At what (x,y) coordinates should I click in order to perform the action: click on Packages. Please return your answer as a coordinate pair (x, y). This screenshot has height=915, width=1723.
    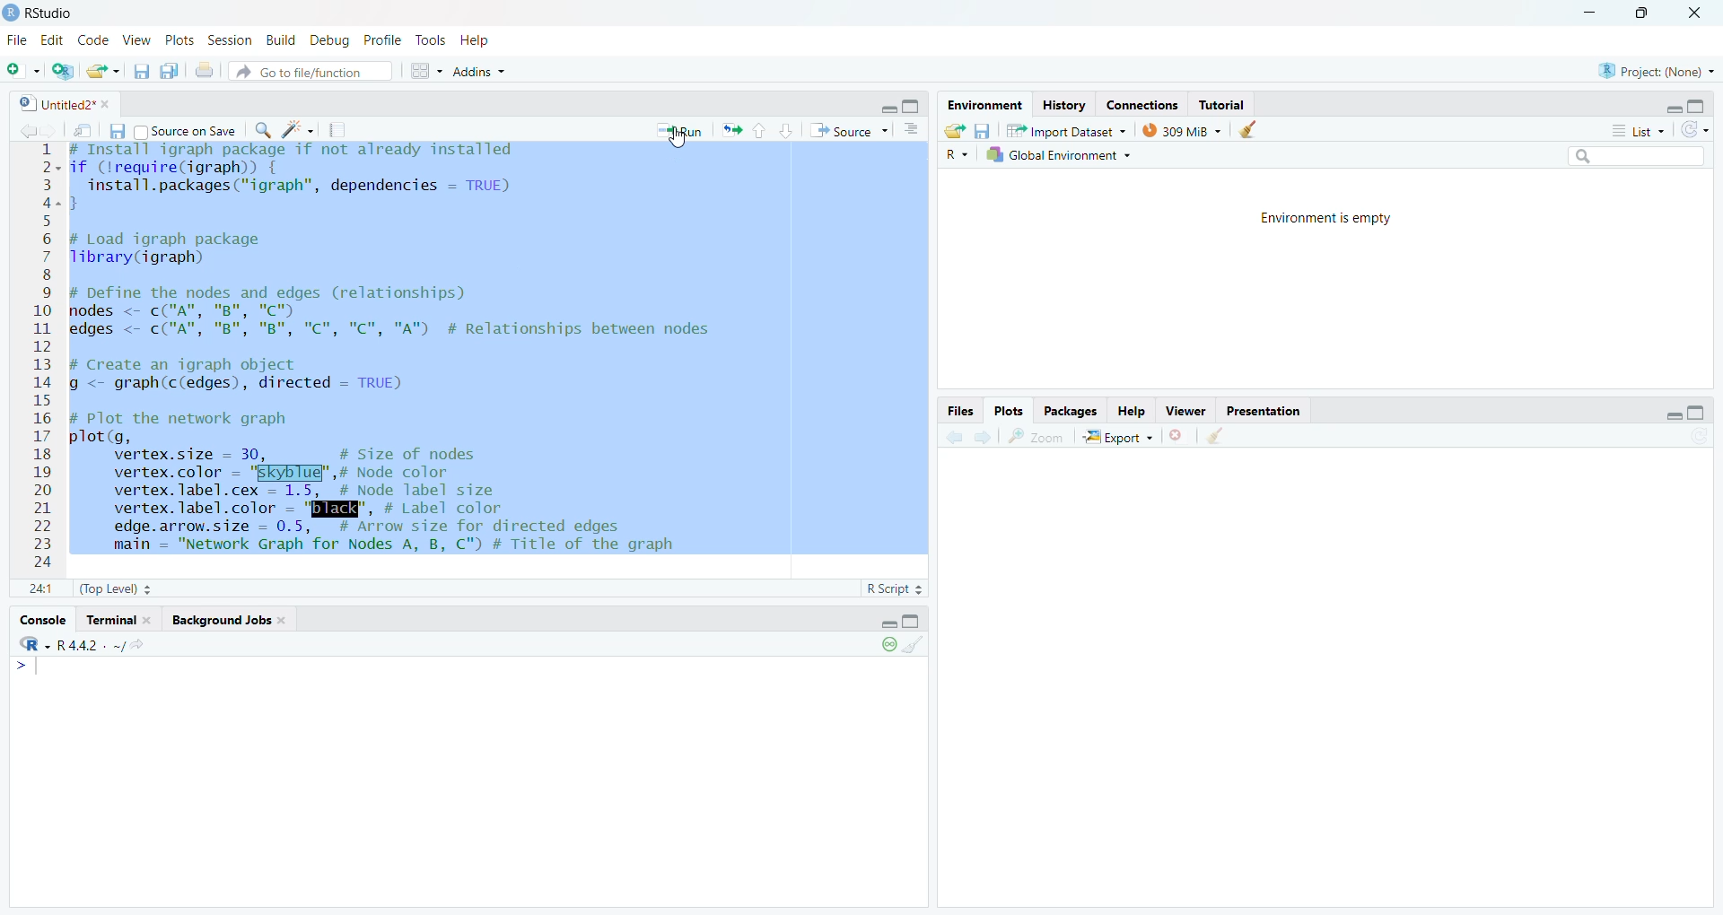
    Looking at the image, I should click on (1068, 411).